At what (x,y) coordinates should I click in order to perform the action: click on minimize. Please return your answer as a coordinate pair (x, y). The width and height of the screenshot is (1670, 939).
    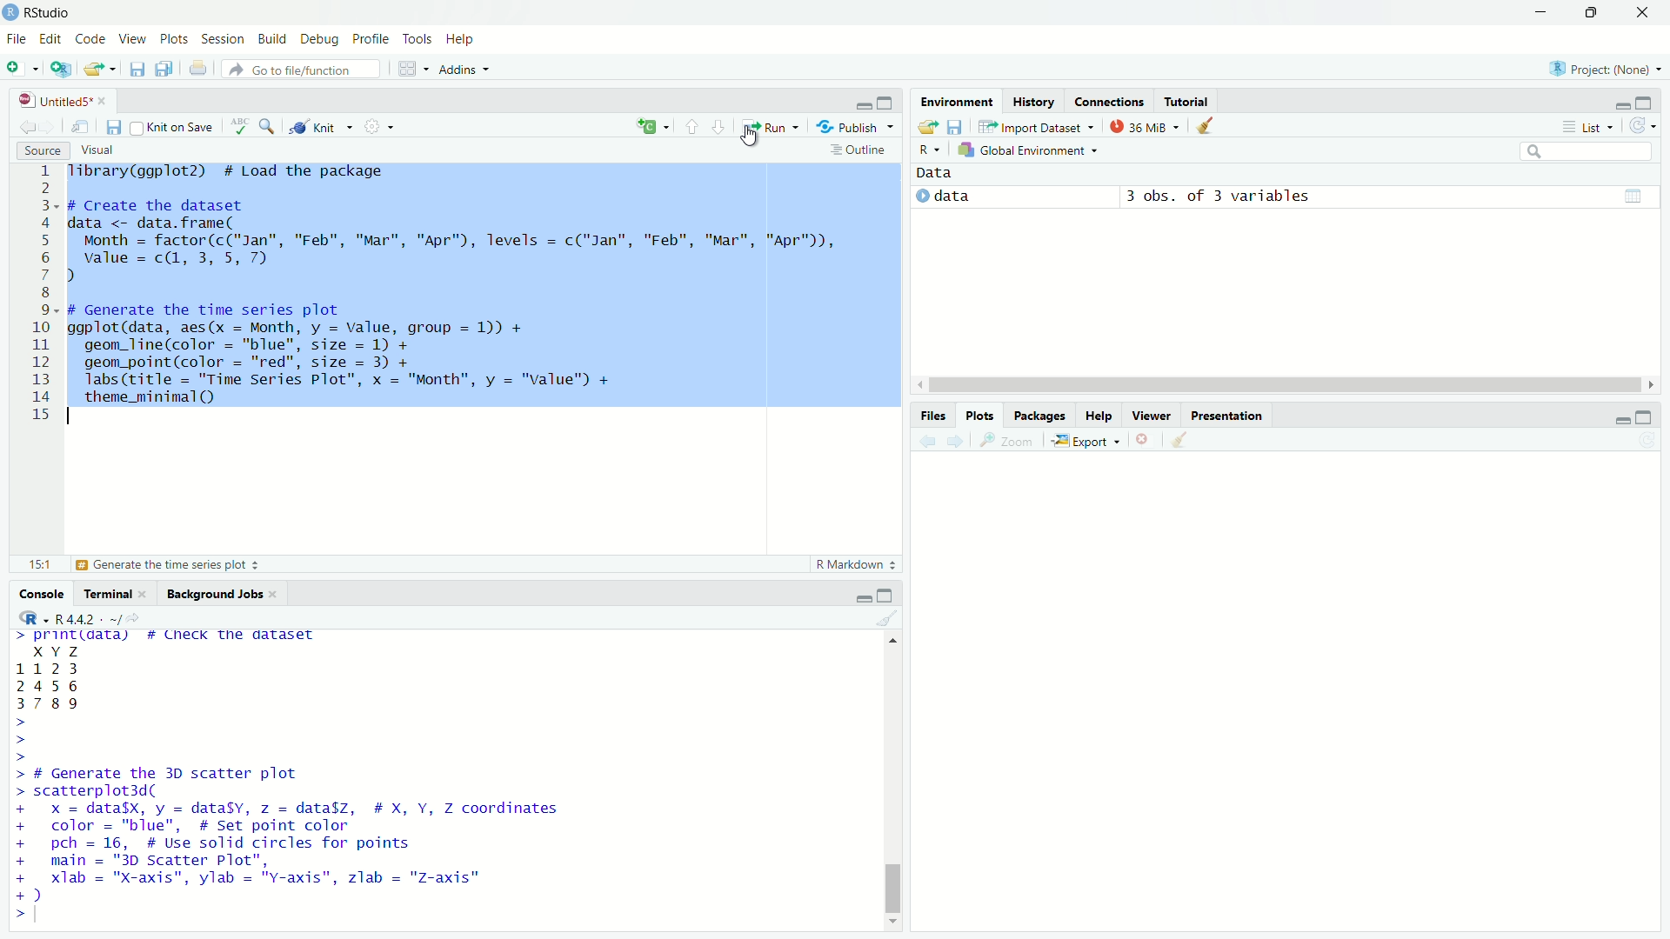
    Looking at the image, I should click on (1543, 11).